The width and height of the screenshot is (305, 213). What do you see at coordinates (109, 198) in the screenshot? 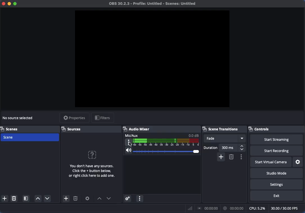
I see `Move down` at bounding box center [109, 198].